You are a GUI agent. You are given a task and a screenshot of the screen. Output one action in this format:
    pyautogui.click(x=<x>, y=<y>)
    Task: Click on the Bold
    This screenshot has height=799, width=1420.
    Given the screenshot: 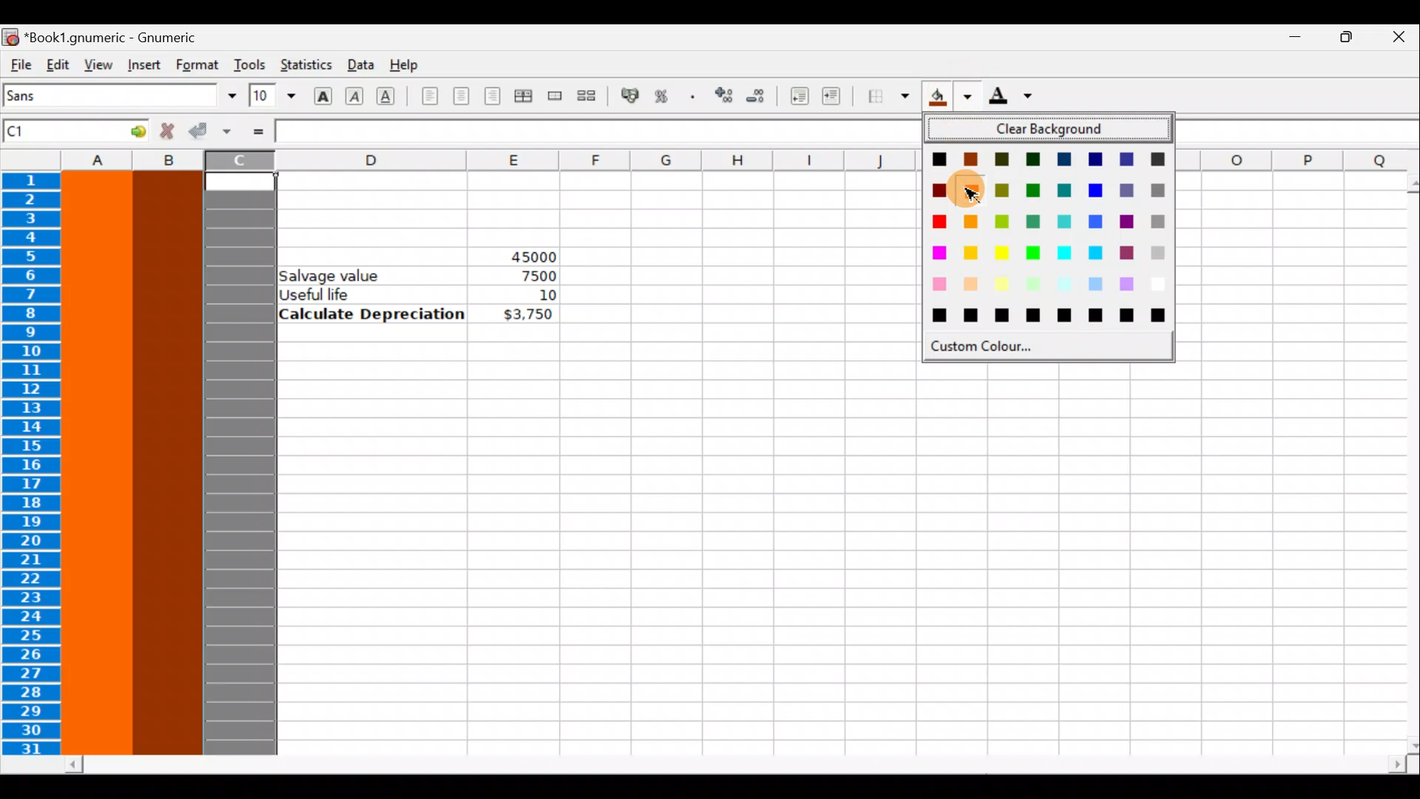 What is the action you would take?
    pyautogui.click(x=322, y=94)
    